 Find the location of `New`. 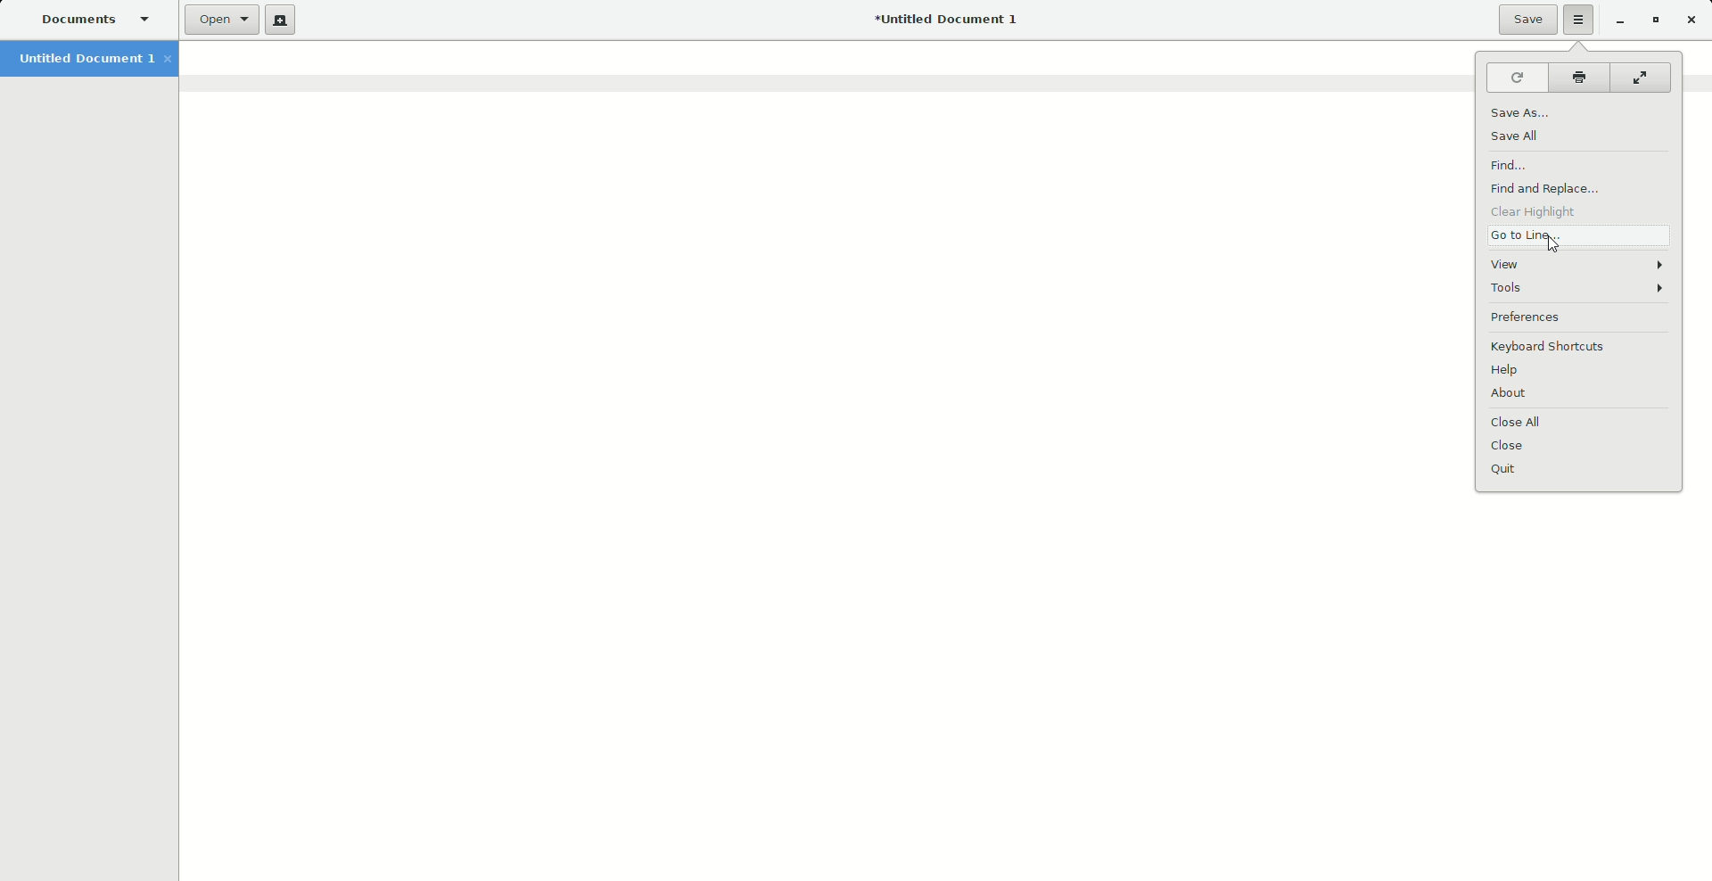

New is located at coordinates (284, 21).